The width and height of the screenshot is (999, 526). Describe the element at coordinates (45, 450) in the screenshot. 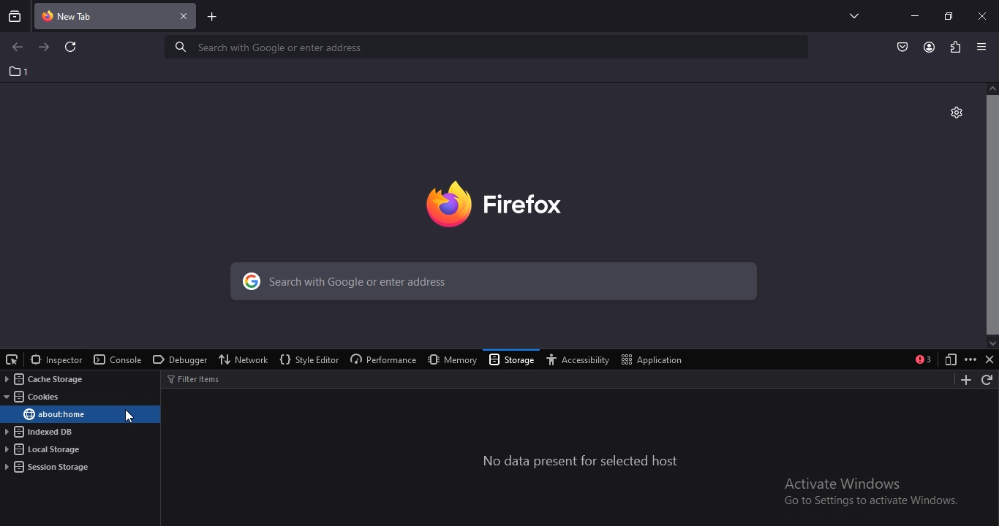

I see `local storage` at that location.